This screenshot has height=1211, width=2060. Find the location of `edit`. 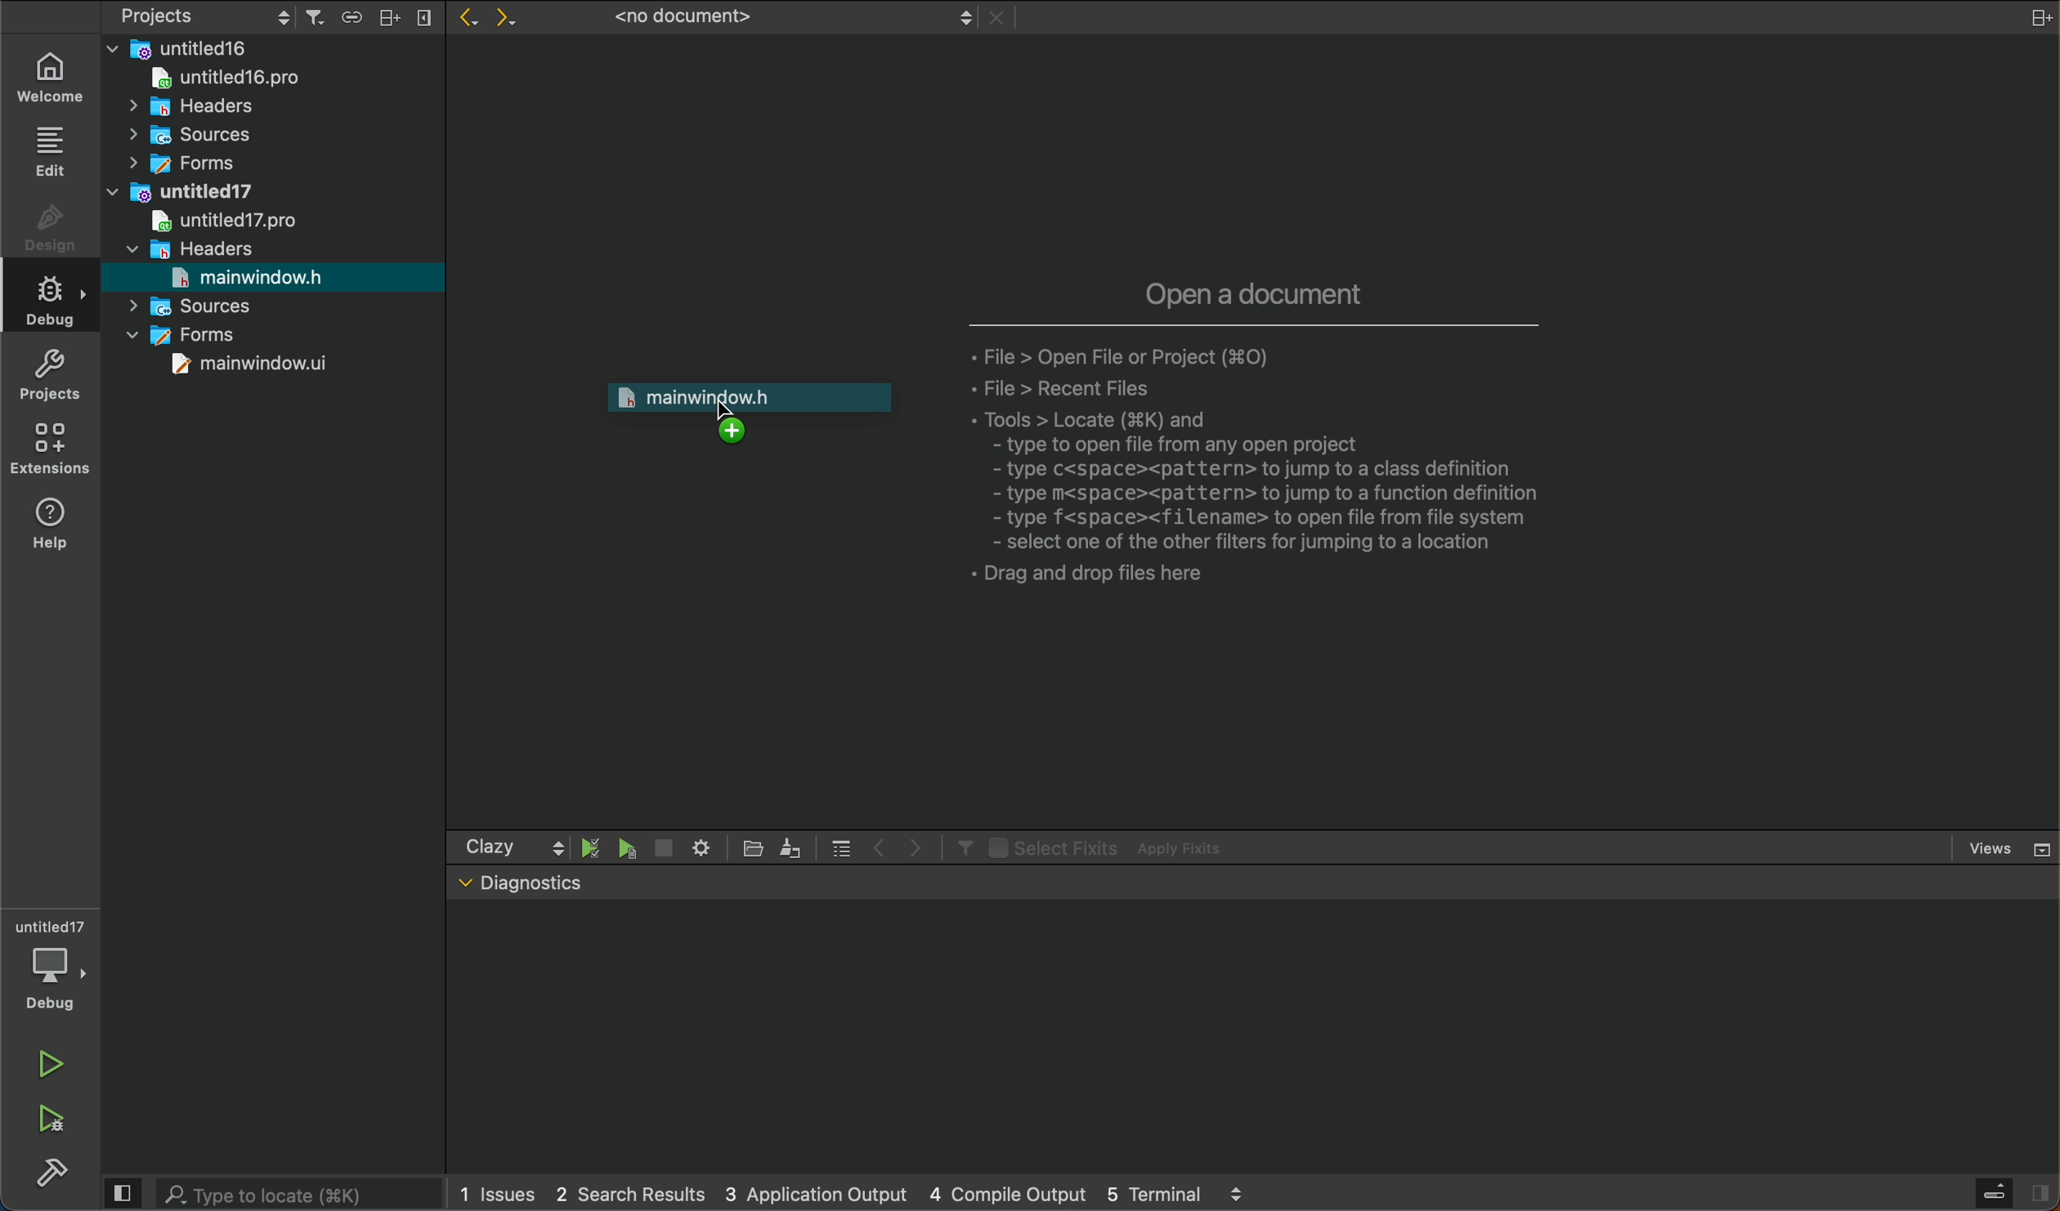

edit is located at coordinates (791, 846).